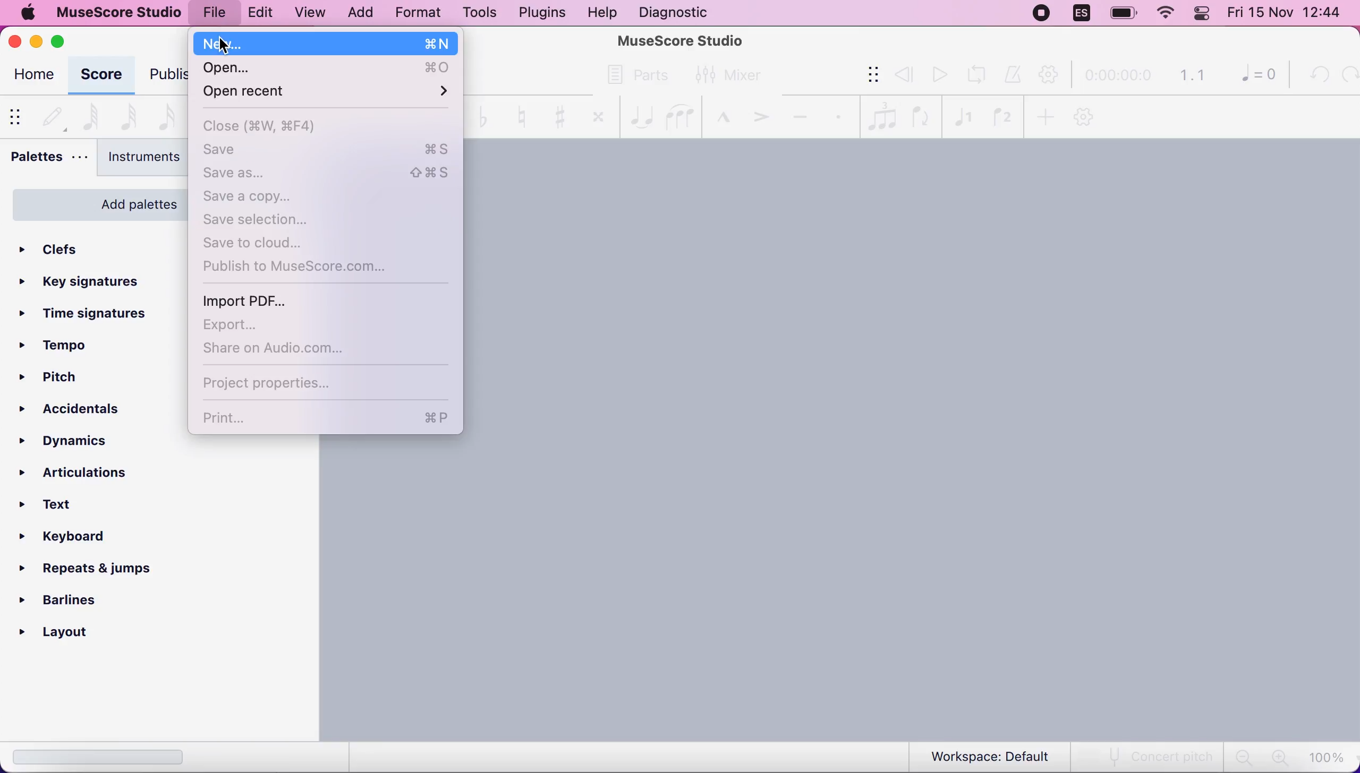 The height and width of the screenshot is (773, 1360). I want to click on plugins, so click(541, 13).